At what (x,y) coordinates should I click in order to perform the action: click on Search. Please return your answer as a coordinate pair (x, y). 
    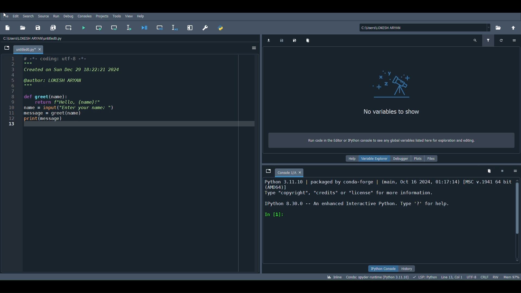
    Looking at the image, I should click on (28, 15).